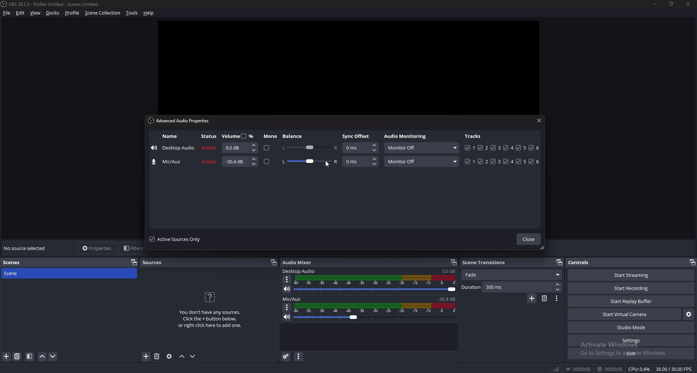 This screenshot has width=697, height=373. What do you see at coordinates (473, 136) in the screenshot?
I see `tracks` at bounding box center [473, 136].